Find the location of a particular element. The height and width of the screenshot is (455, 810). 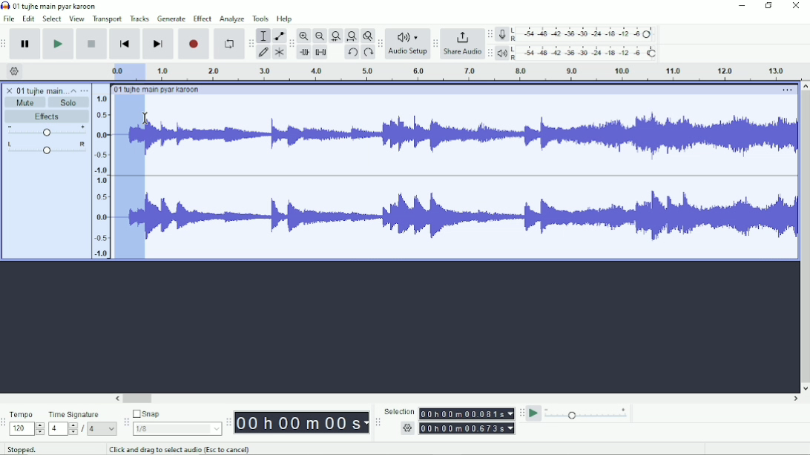

00 h 00 m 00.673s is located at coordinates (469, 428).